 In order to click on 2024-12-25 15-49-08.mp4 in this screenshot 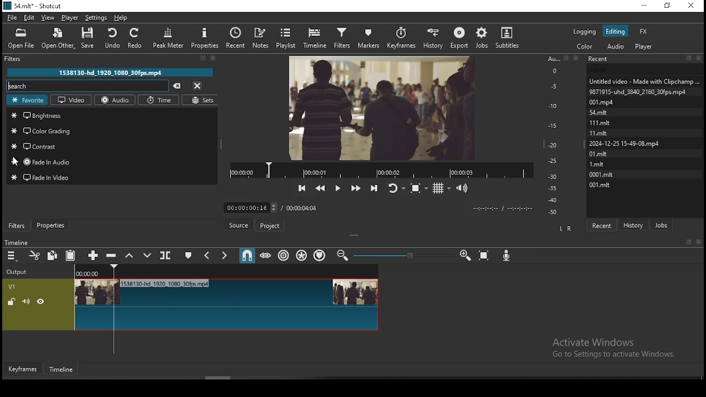, I will do `click(625, 143)`.